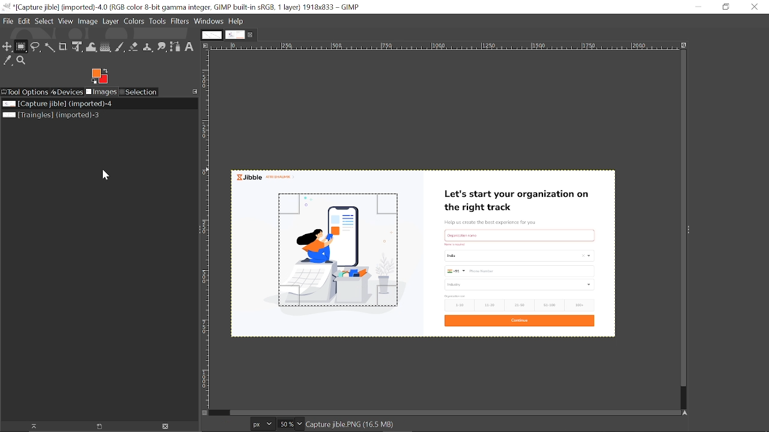 The image size is (769, 432). I want to click on Select, so click(44, 21).